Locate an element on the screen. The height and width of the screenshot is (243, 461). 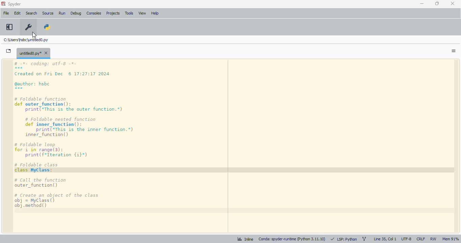
conda: spyder-runtime (python 3. 11. 10) is located at coordinates (292, 239).